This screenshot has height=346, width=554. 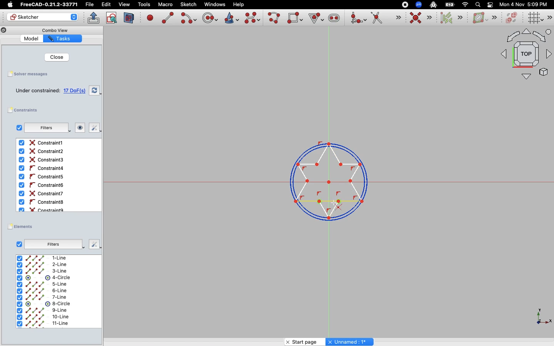 What do you see at coordinates (42, 291) in the screenshot?
I see `6-line` at bounding box center [42, 291].